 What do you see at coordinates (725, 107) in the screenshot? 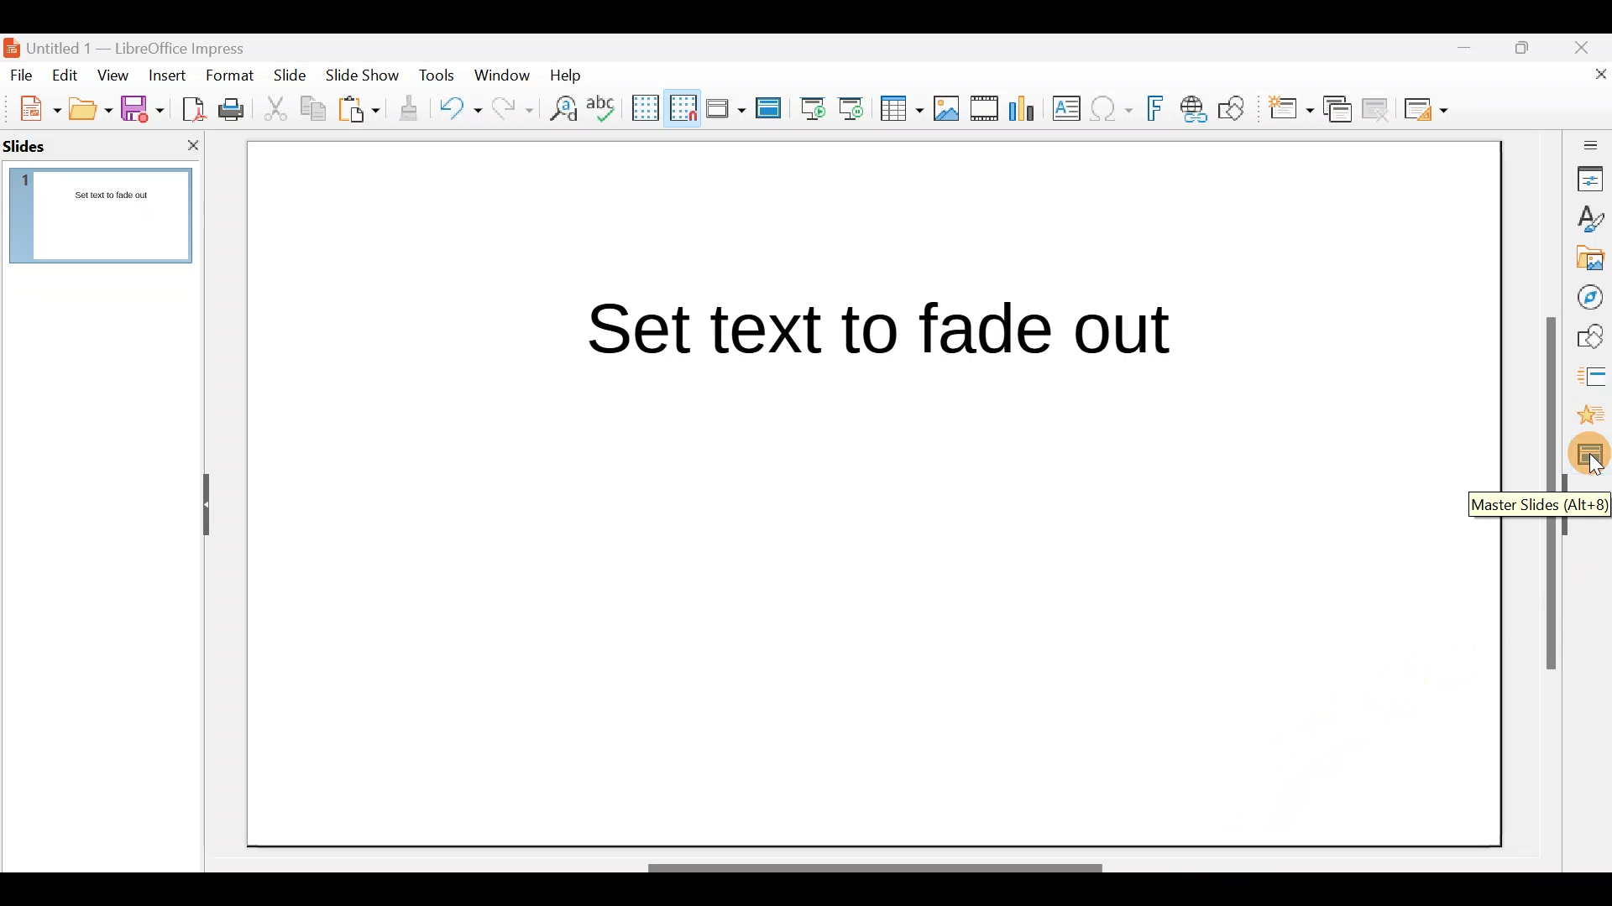
I see `Display views` at bounding box center [725, 107].